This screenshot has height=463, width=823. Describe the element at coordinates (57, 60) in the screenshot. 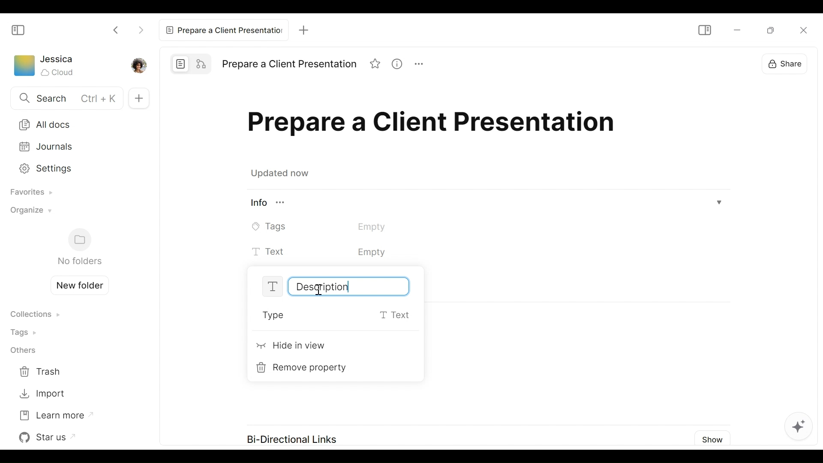

I see `Username` at that location.